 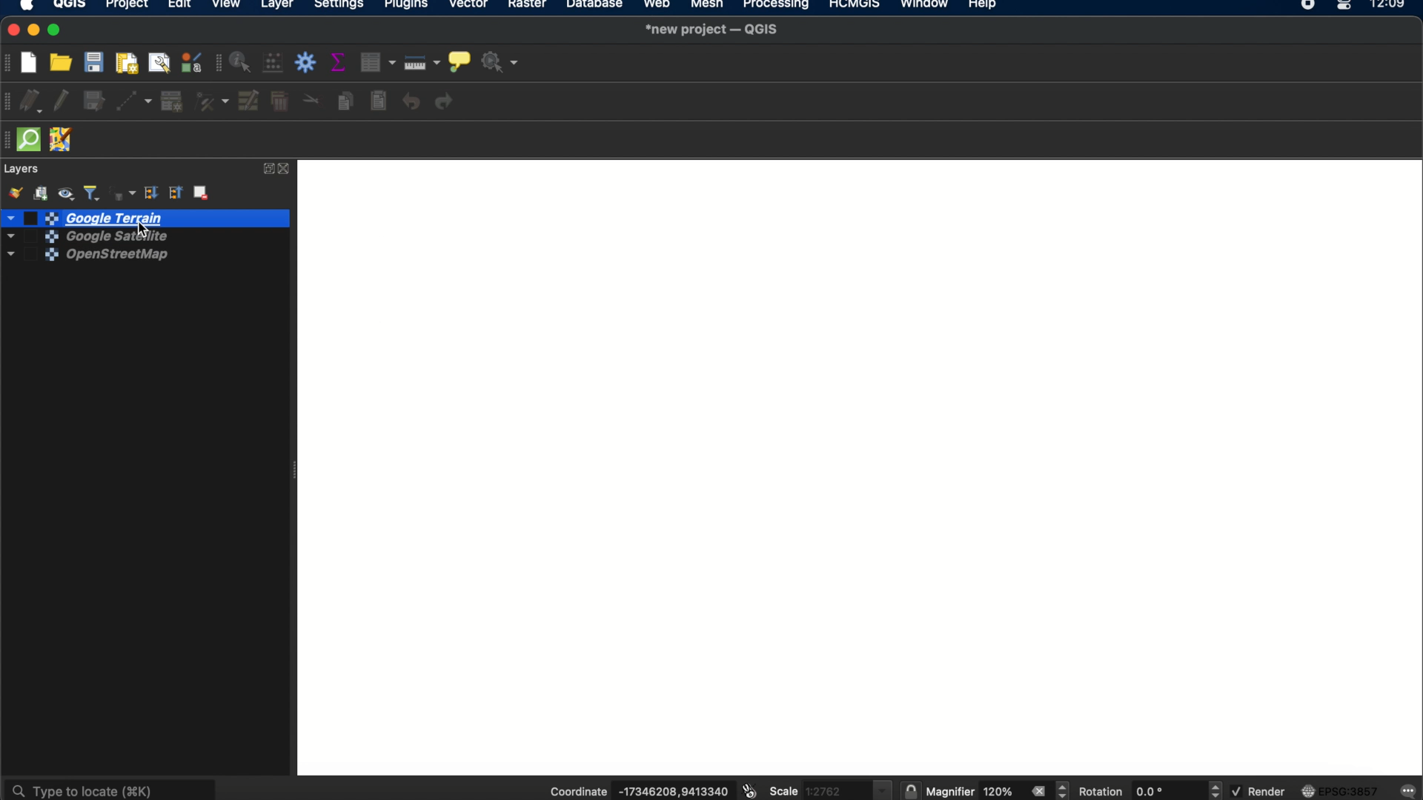 What do you see at coordinates (853, 6) in the screenshot?
I see `HCMGIS` at bounding box center [853, 6].